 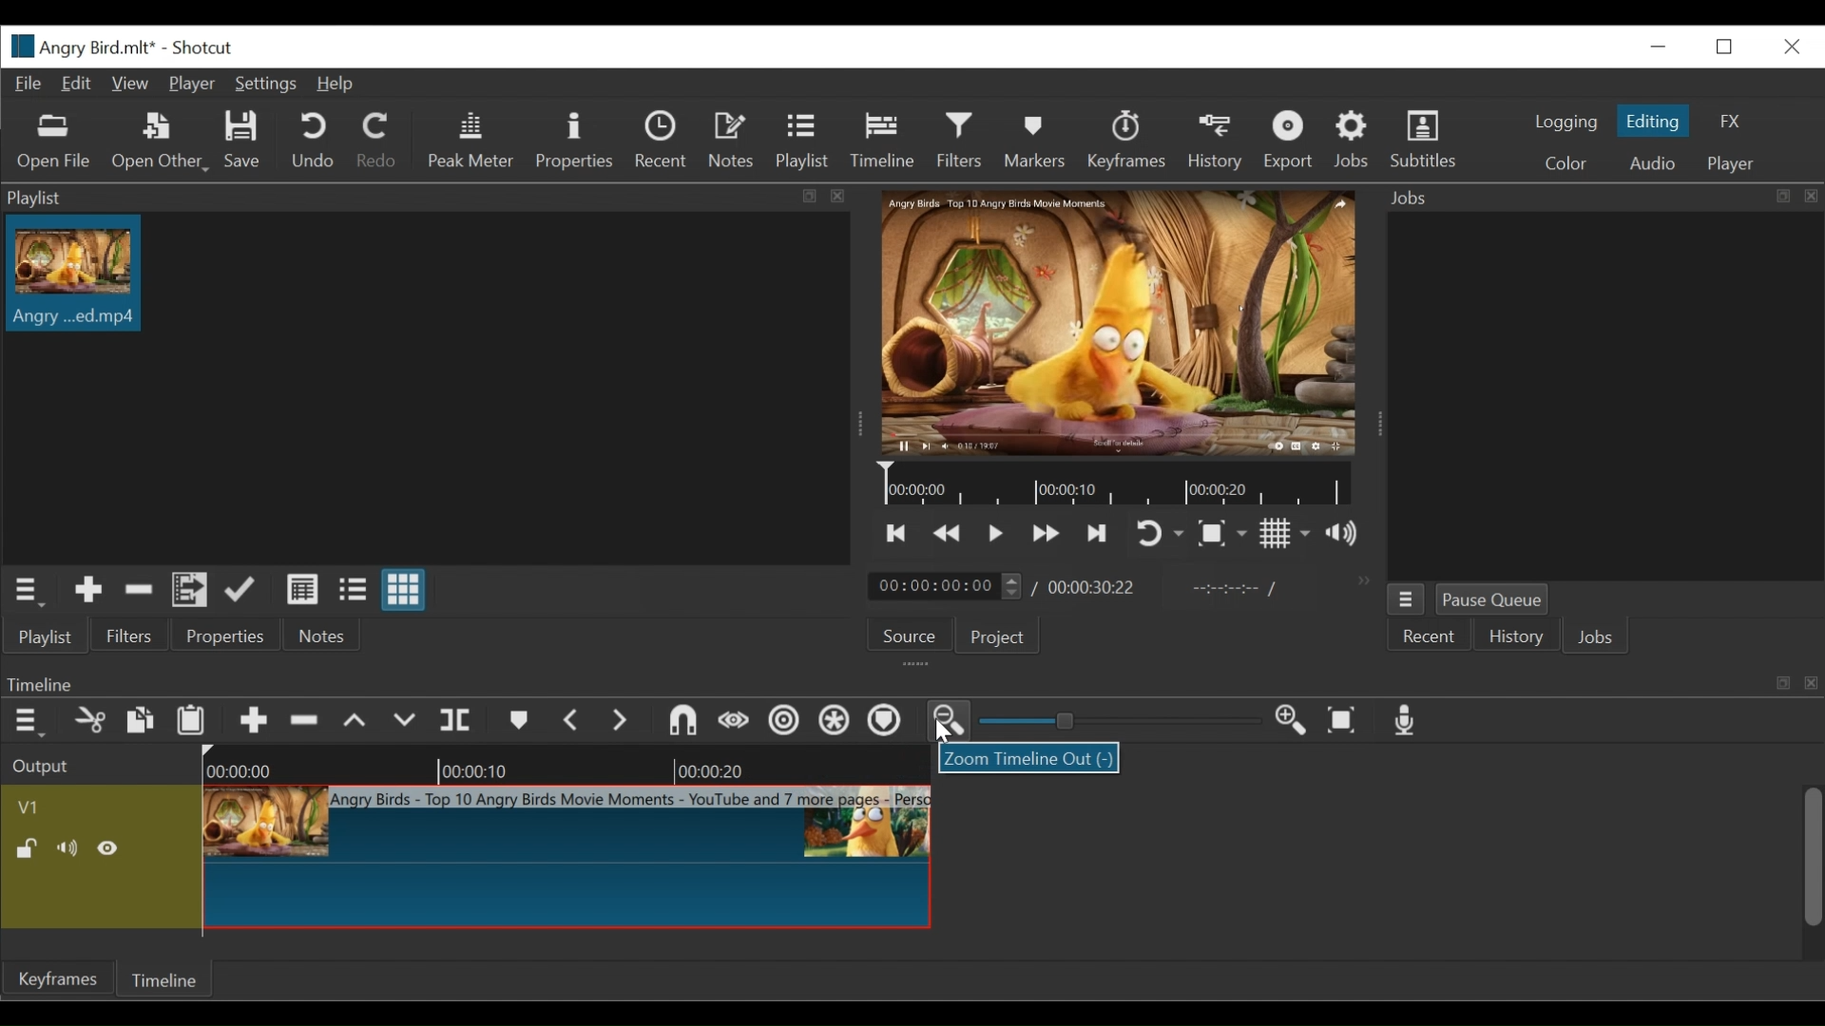 What do you see at coordinates (661, 139) in the screenshot?
I see `Recent` at bounding box center [661, 139].